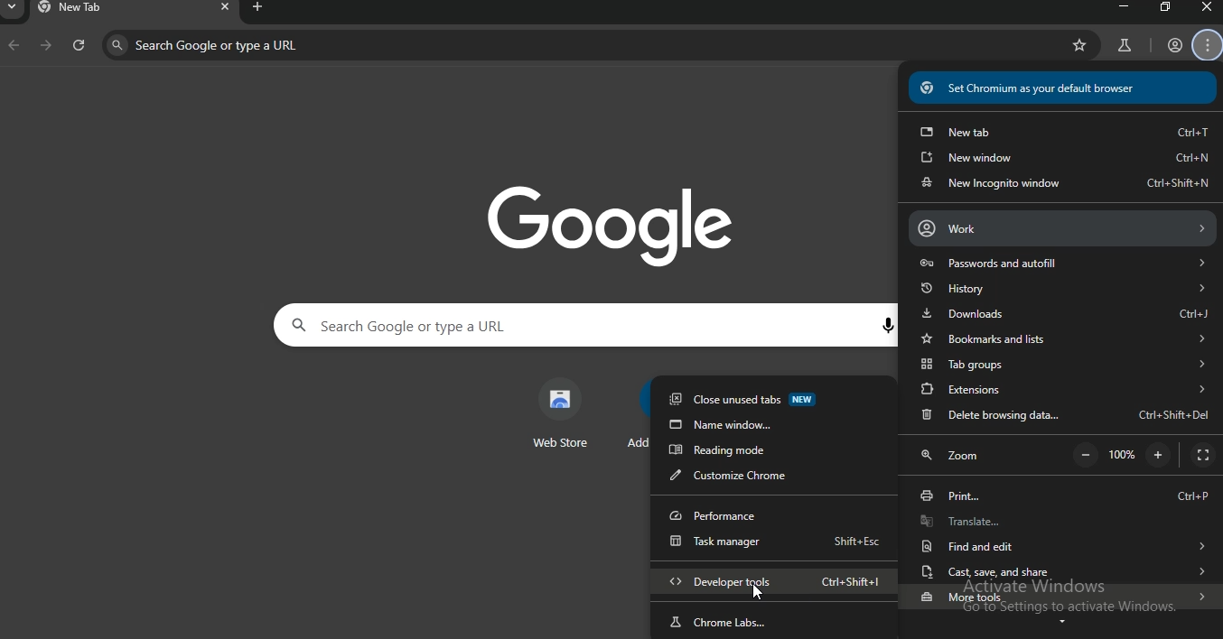 Image resolution: width=1223 pixels, height=639 pixels. What do you see at coordinates (1063, 183) in the screenshot?
I see `new incognito window` at bounding box center [1063, 183].